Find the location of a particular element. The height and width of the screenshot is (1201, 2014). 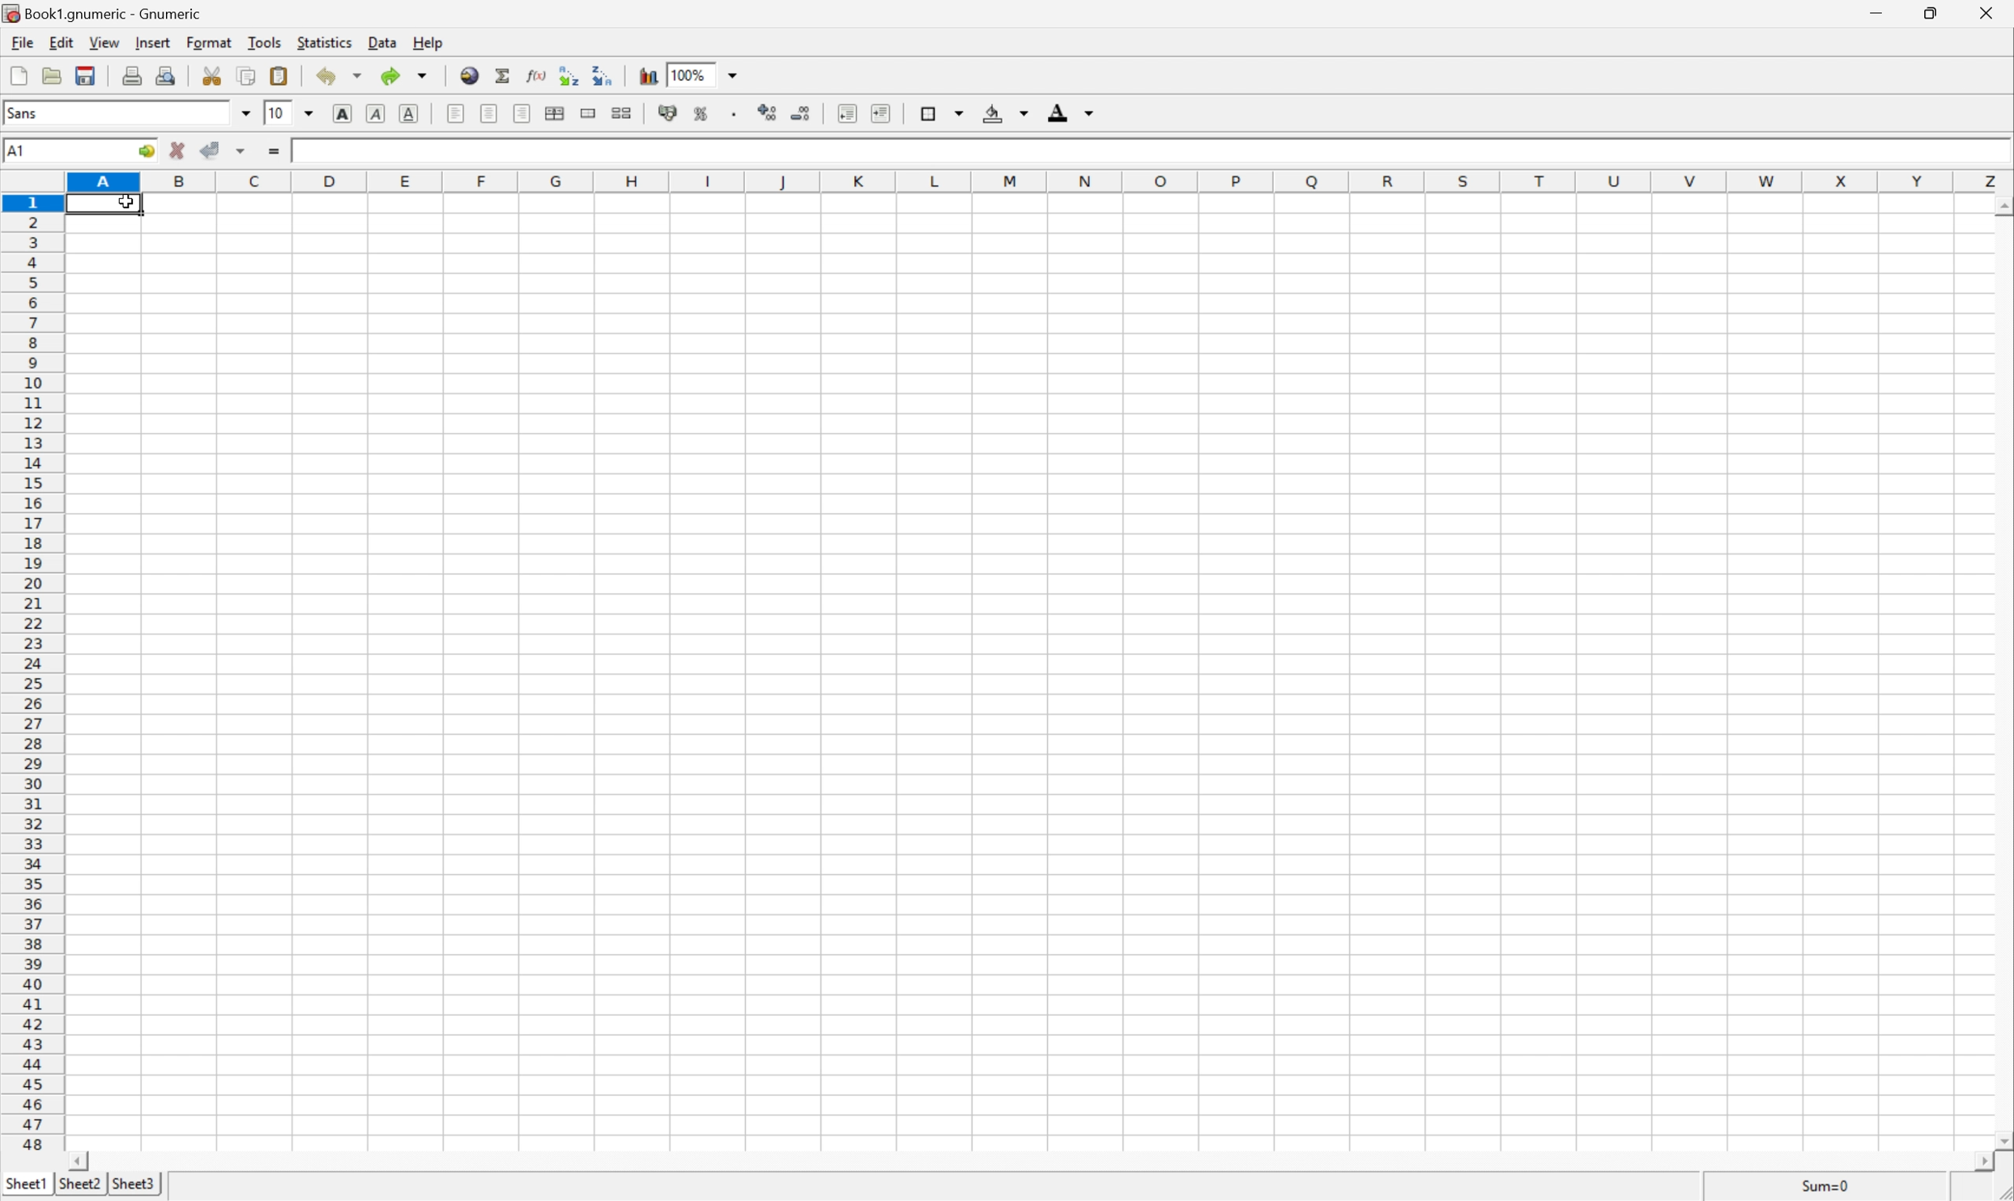

align left is located at coordinates (457, 112).